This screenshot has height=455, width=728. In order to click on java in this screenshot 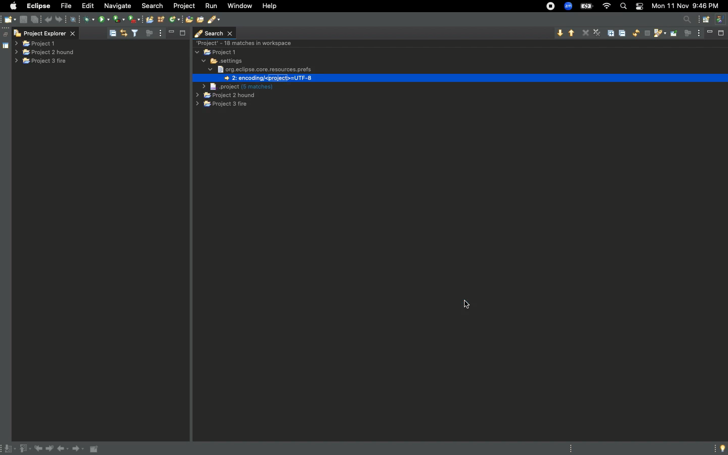, I will do `click(721, 18)`.